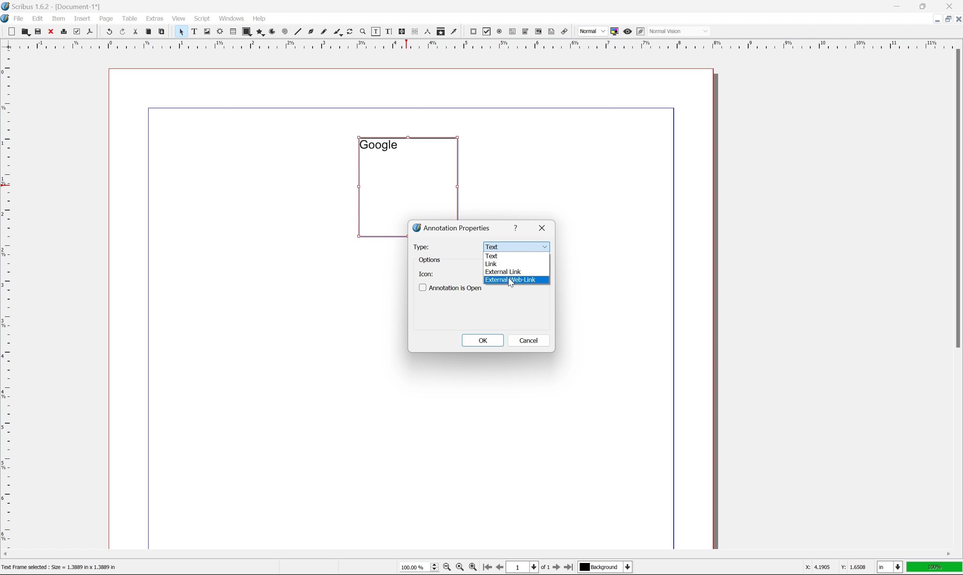 The image size is (963, 575). I want to click on pdf checkbox, so click(485, 32).